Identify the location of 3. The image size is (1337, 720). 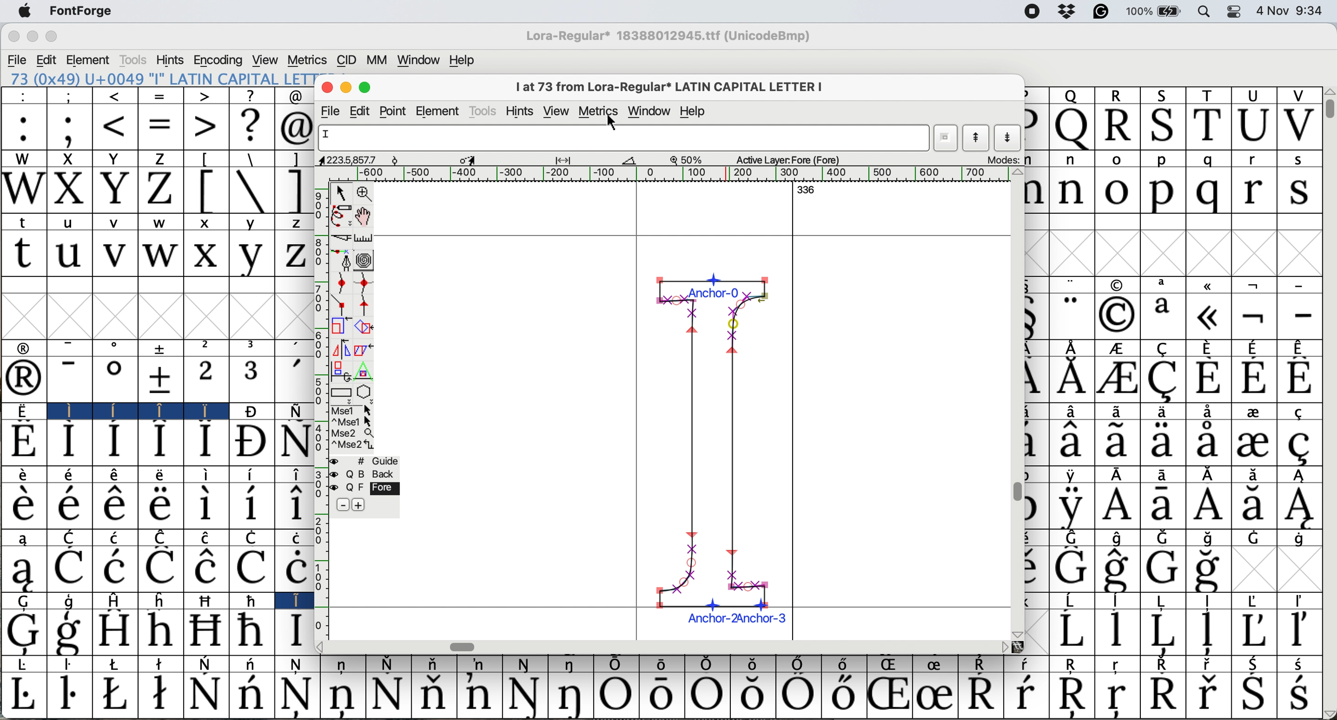
(253, 379).